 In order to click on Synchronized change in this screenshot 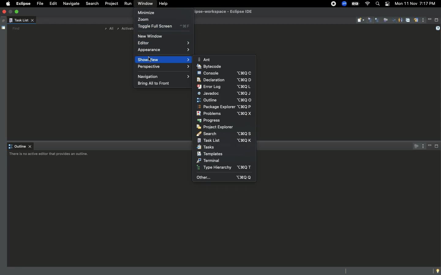, I will do `click(416, 22)`.